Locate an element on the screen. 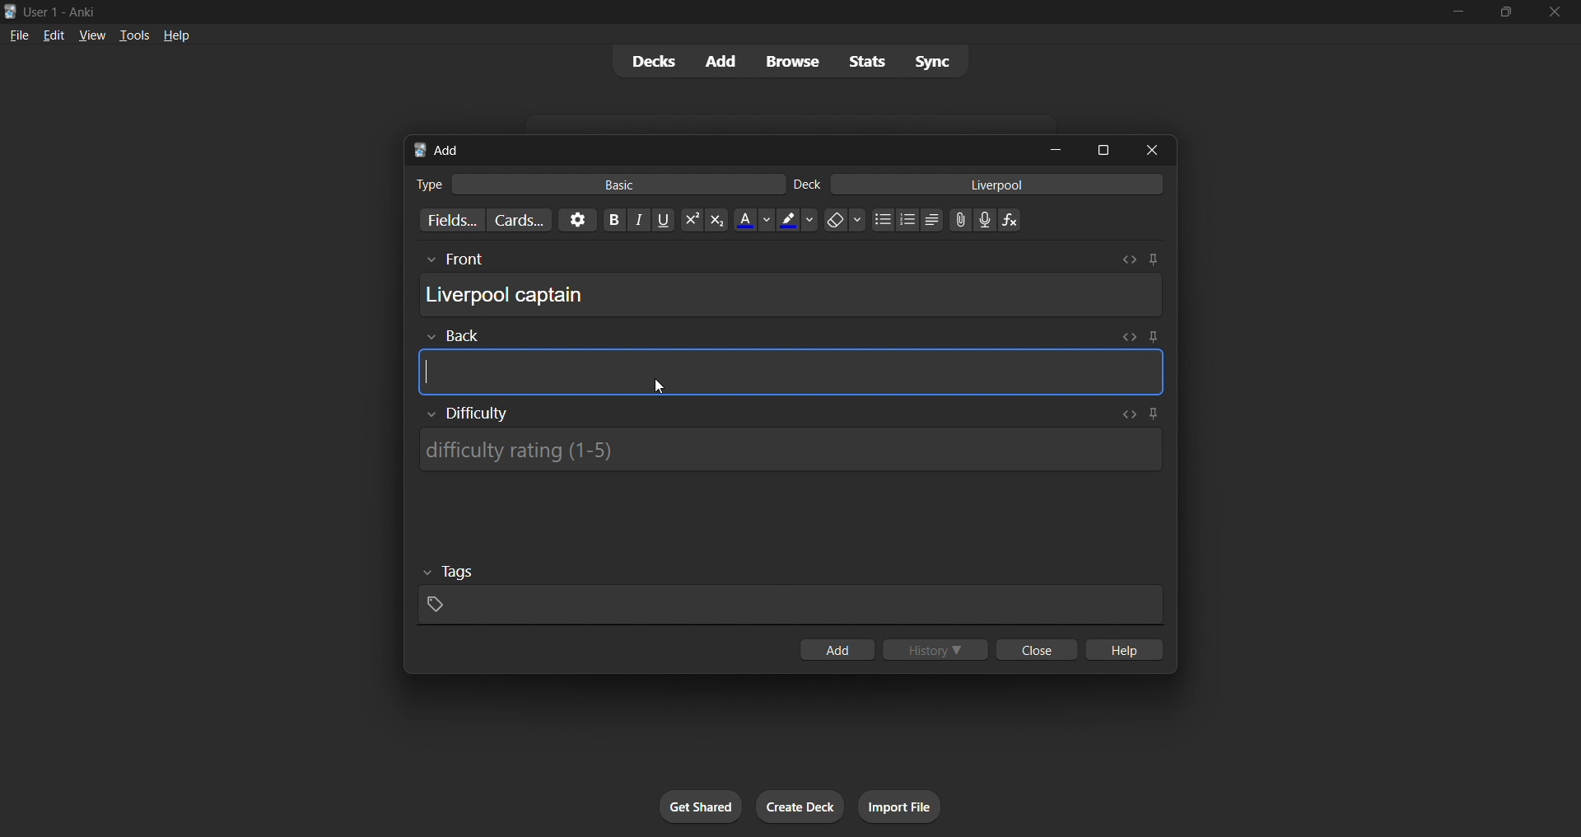 The width and height of the screenshot is (1581, 837).  is located at coordinates (450, 573).